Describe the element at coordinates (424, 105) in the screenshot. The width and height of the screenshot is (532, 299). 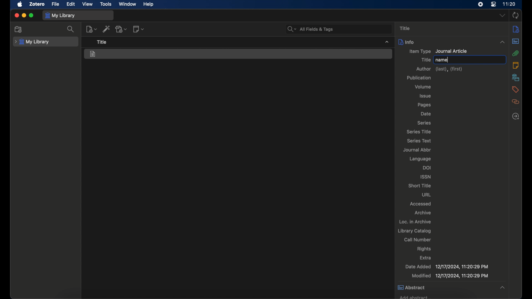
I see `pages` at that location.